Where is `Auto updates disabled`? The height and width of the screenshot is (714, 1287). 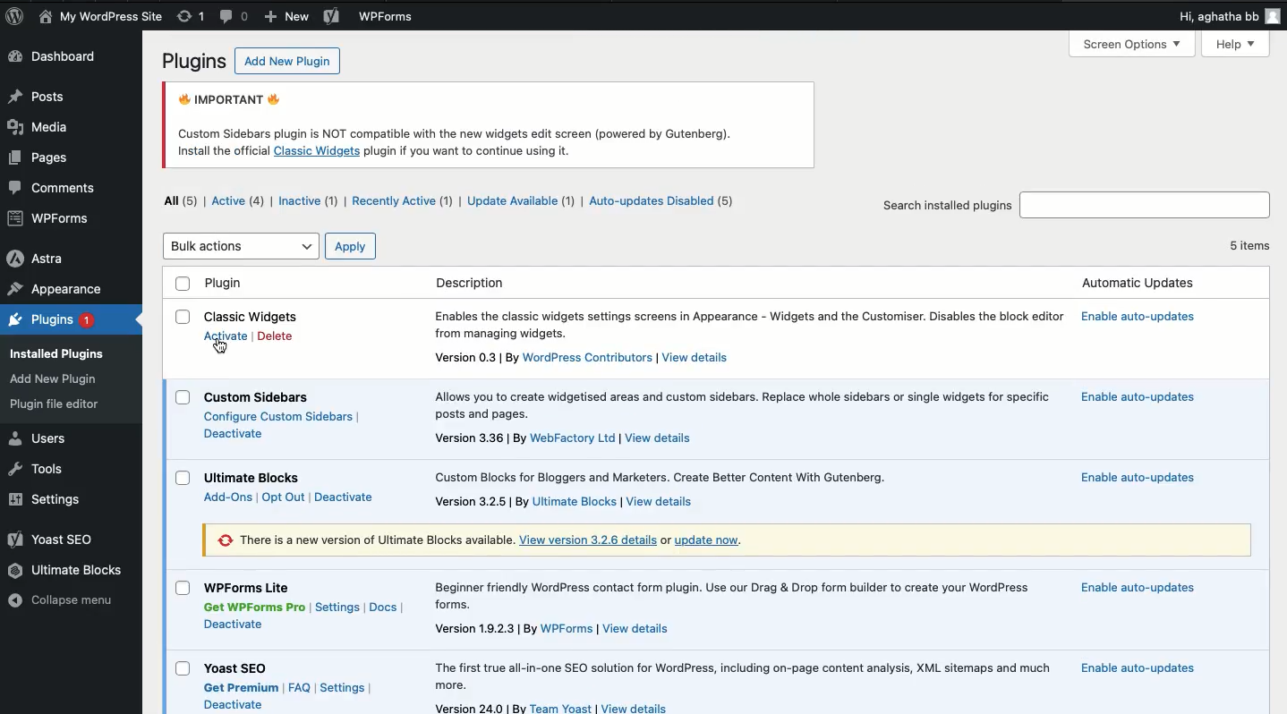
Auto updates disabled is located at coordinates (663, 202).